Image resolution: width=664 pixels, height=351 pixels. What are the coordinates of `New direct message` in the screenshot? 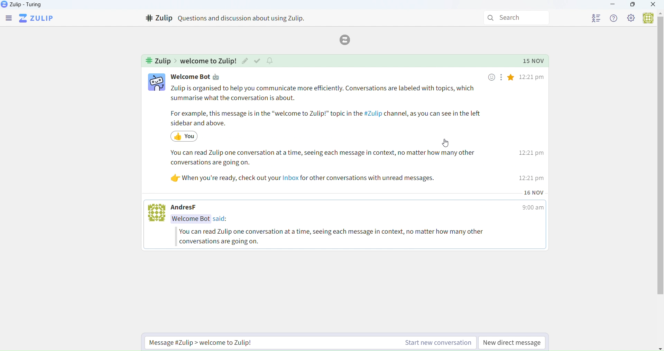 It's located at (513, 342).